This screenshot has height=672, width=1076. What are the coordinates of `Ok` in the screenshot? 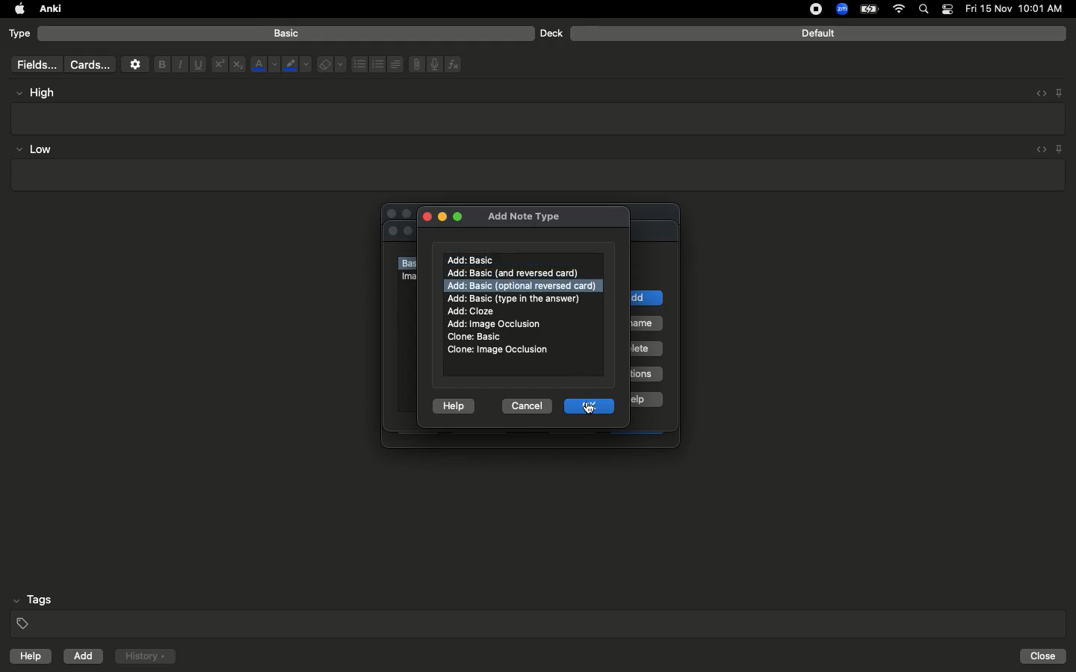 It's located at (592, 405).